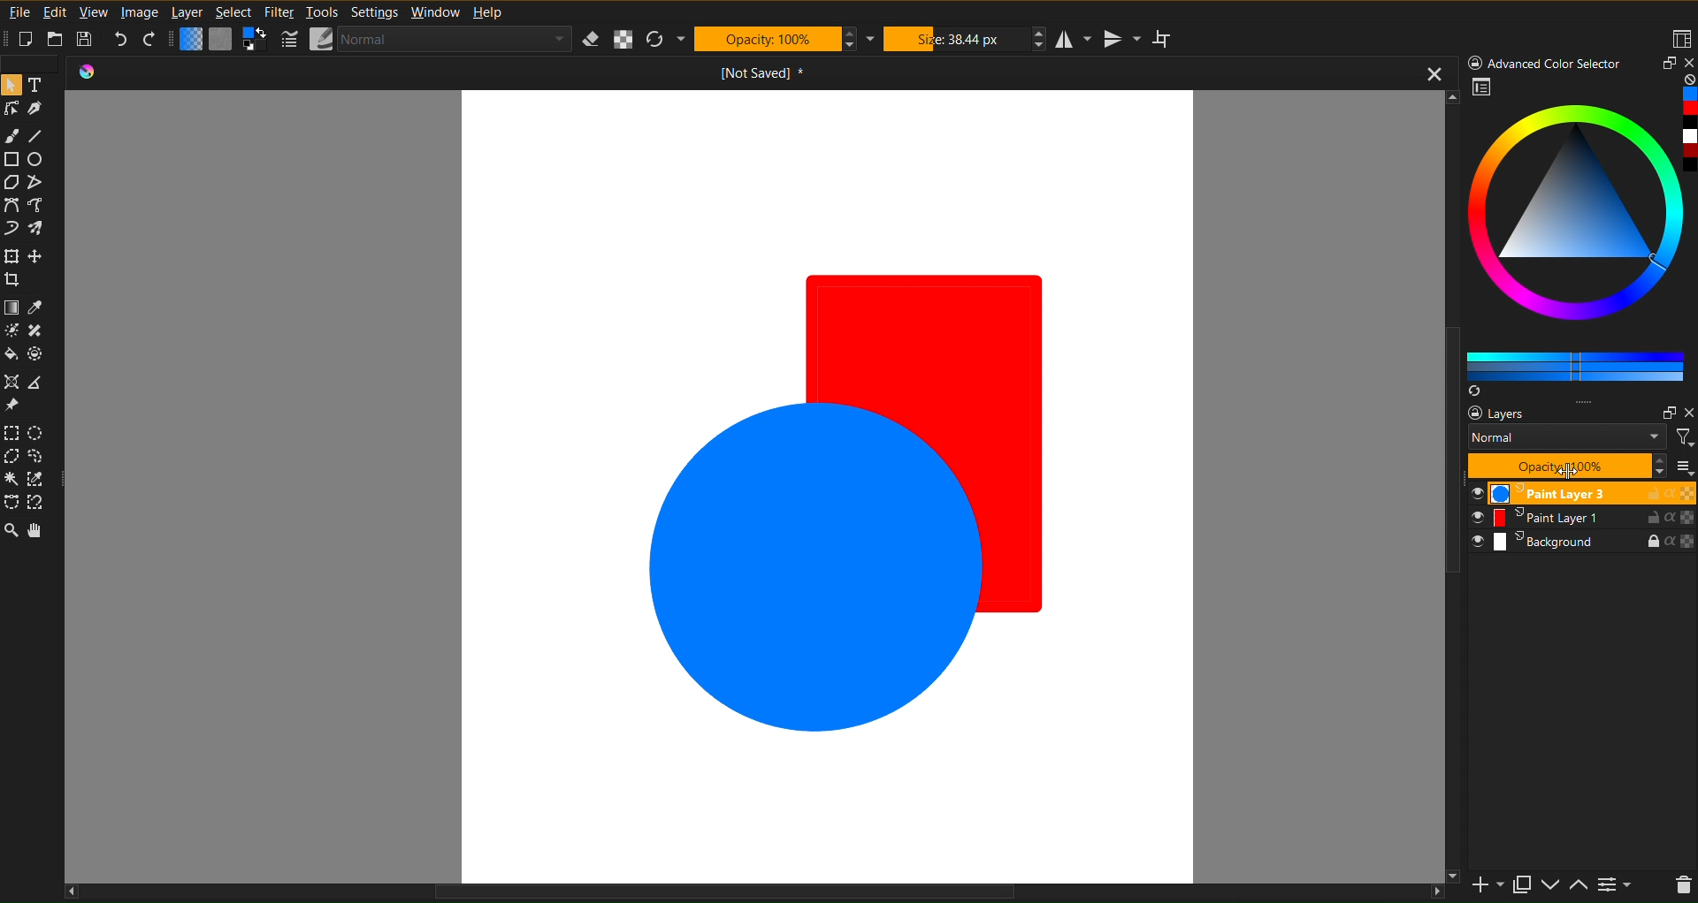 The width and height of the screenshot is (1698, 903). I want to click on Reference Tool, so click(15, 383).